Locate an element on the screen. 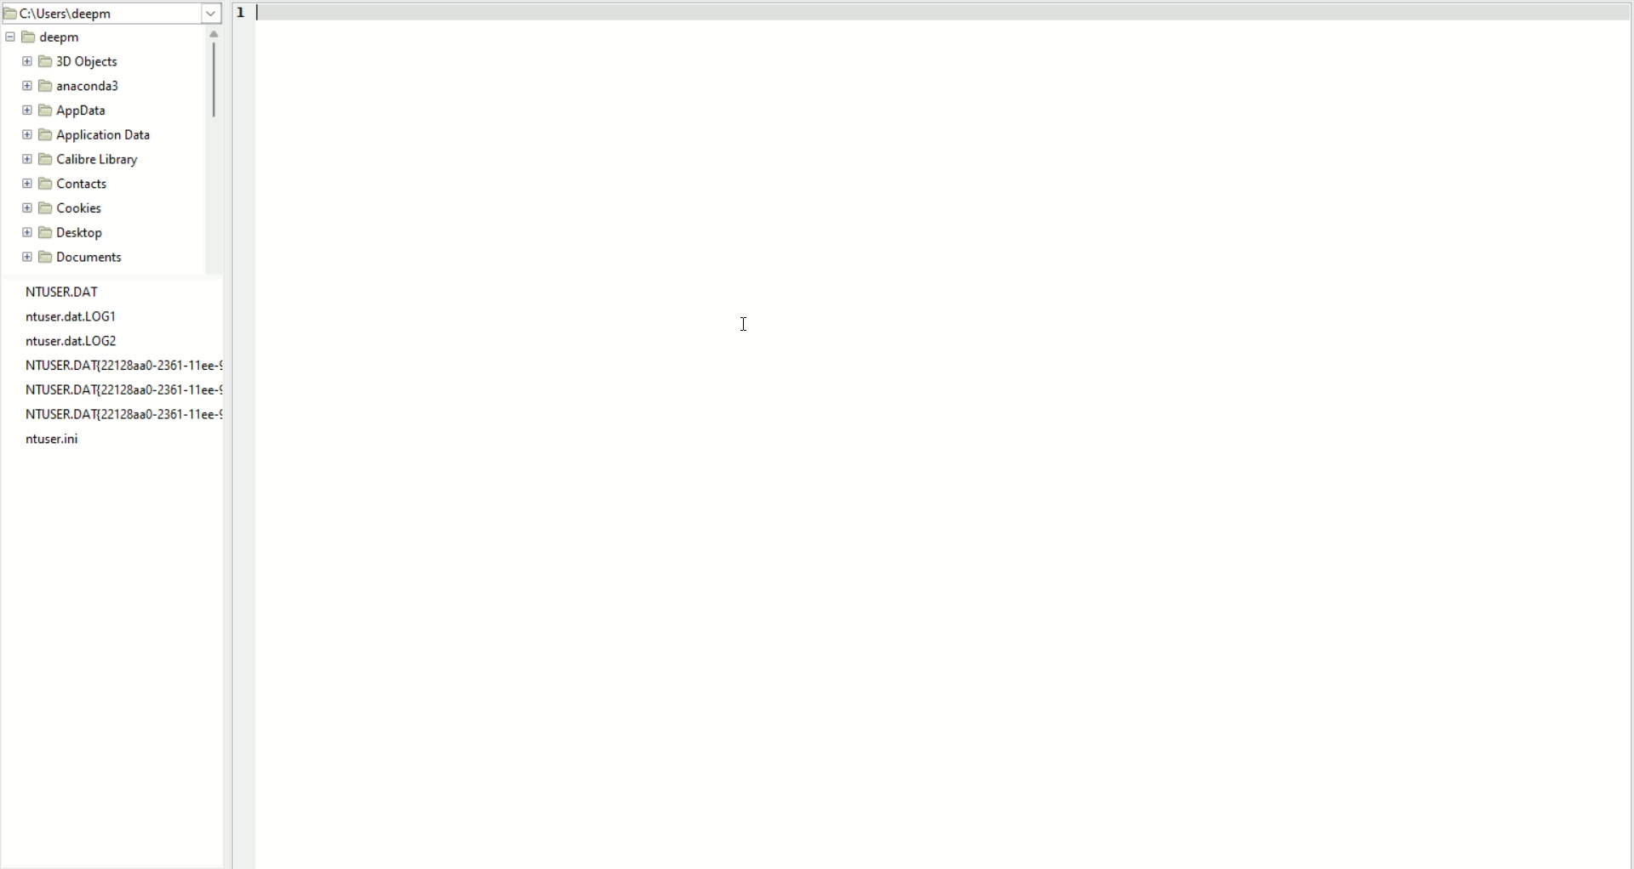  cursor is located at coordinates (736, 326).